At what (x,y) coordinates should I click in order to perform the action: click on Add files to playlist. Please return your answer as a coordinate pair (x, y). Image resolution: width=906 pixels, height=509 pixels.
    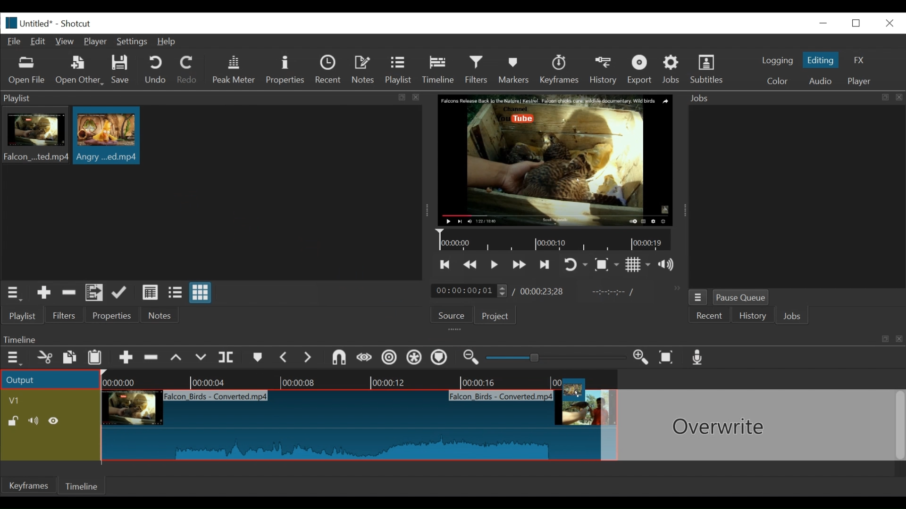
    Looking at the image, I should click on (94, 294).